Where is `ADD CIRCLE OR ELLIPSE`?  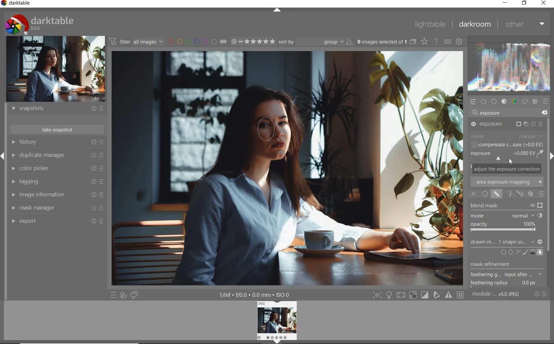 ADD CIRCLE OR ELLIPSE is located at coordinates (507, 253).